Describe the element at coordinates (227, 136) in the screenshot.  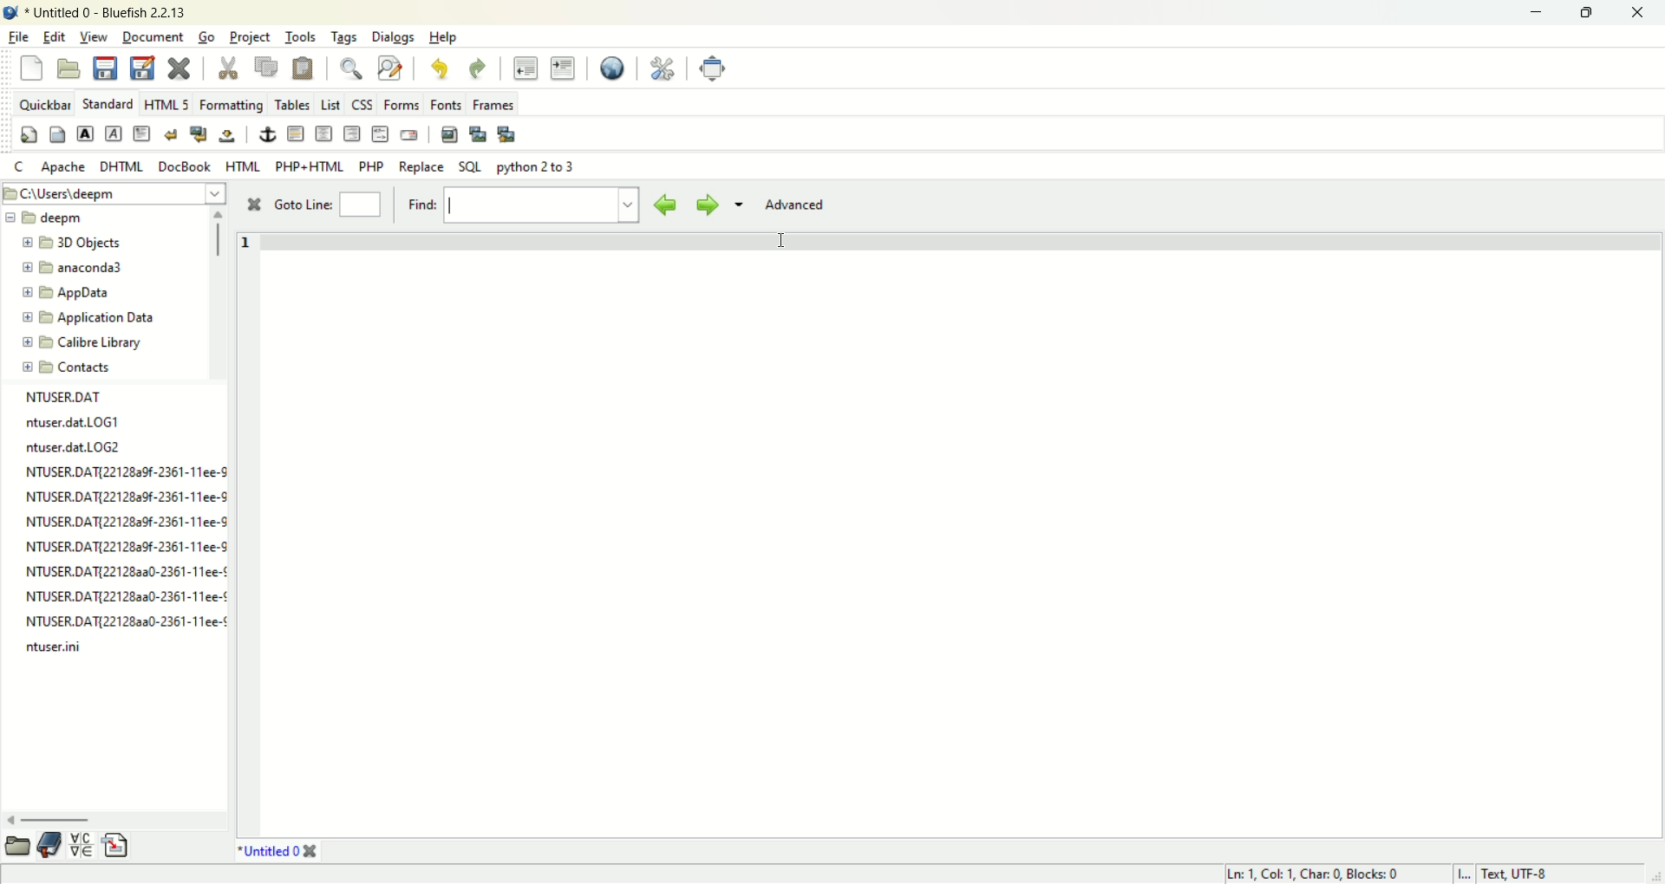
I see `non breaking space` at that location.